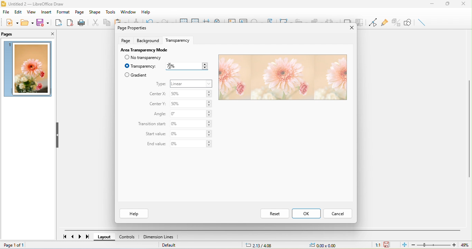 Image resolution: width=472 pixels, height=249 pixels. Describe the element at coordinates (27, 22) in the screenshot. I see `open` at that location.